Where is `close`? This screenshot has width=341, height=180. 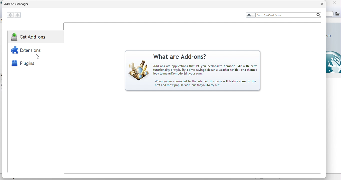 close is located at coordinates (320, 4).